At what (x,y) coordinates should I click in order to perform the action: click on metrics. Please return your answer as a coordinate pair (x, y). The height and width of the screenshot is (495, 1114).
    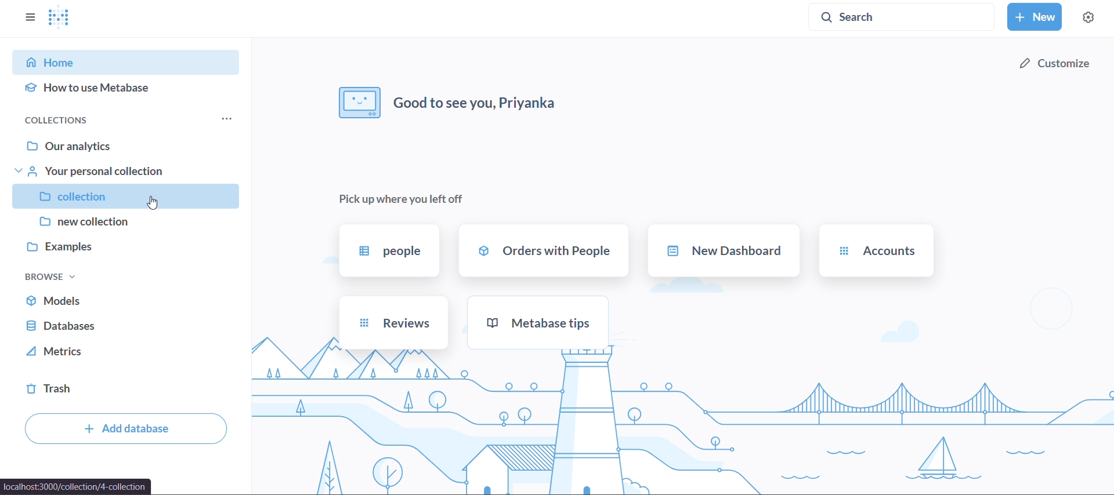
    Looking at the image, I should click on (128, 355).